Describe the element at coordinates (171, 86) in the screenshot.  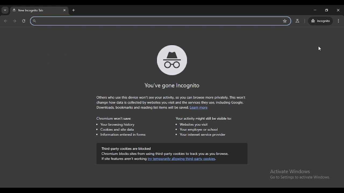
I see `you've gone incognito` at that location.